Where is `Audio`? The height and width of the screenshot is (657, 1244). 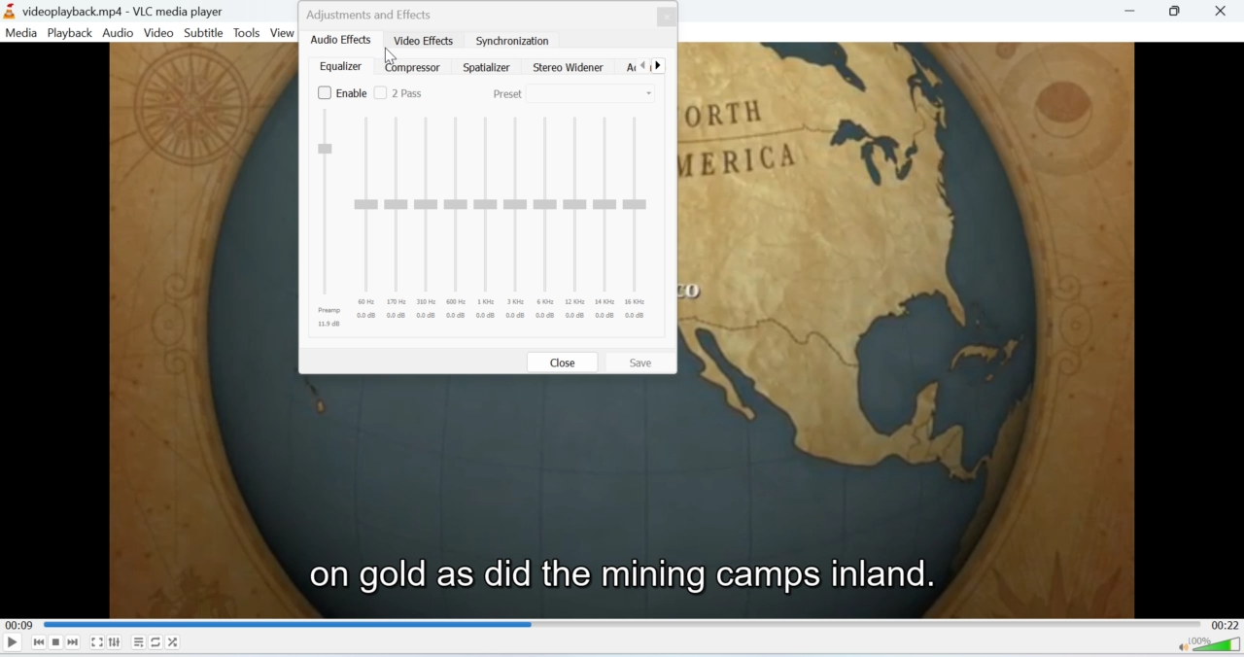 Audio is located at coordinates (119, 32).